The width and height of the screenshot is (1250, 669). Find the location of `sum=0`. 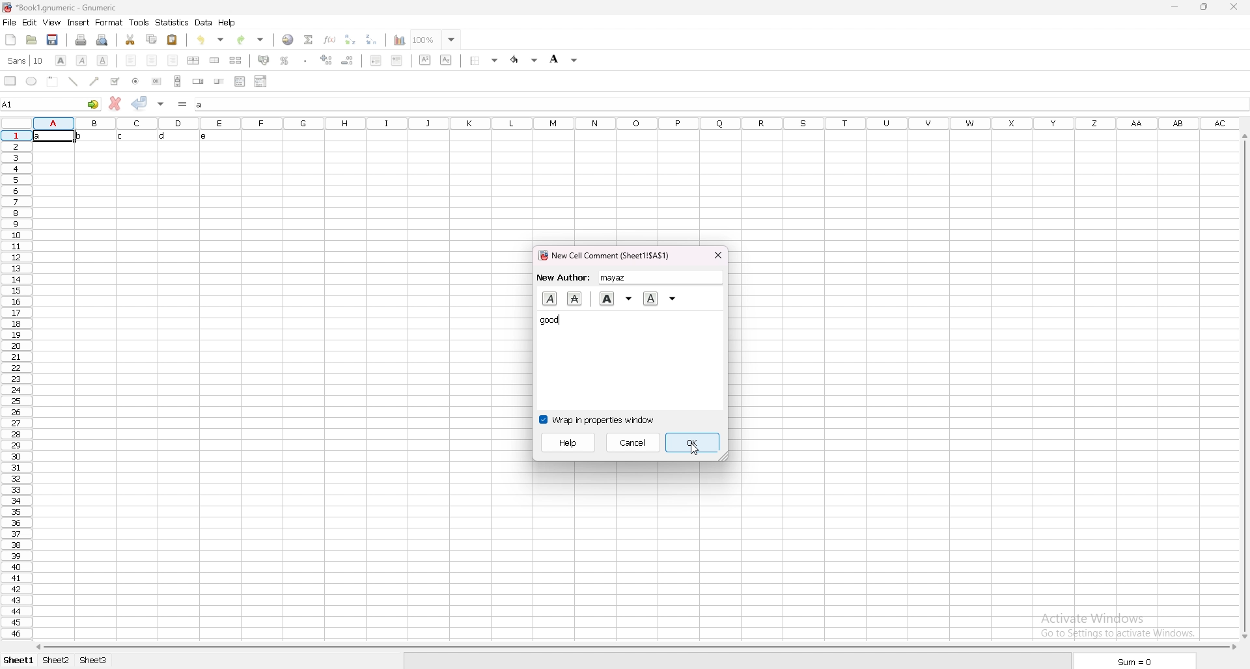

sum=0 is located at coordinates (1135, 662).